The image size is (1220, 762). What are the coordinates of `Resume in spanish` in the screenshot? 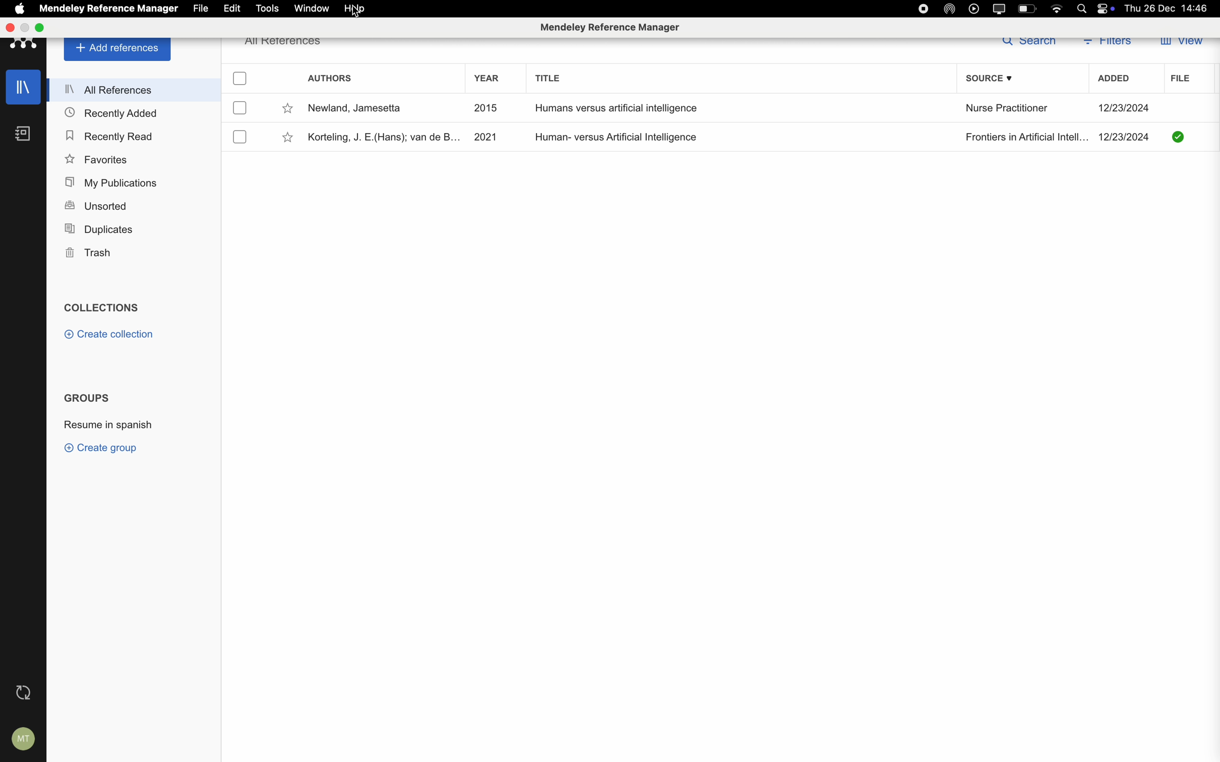 It's located at (108, 422).